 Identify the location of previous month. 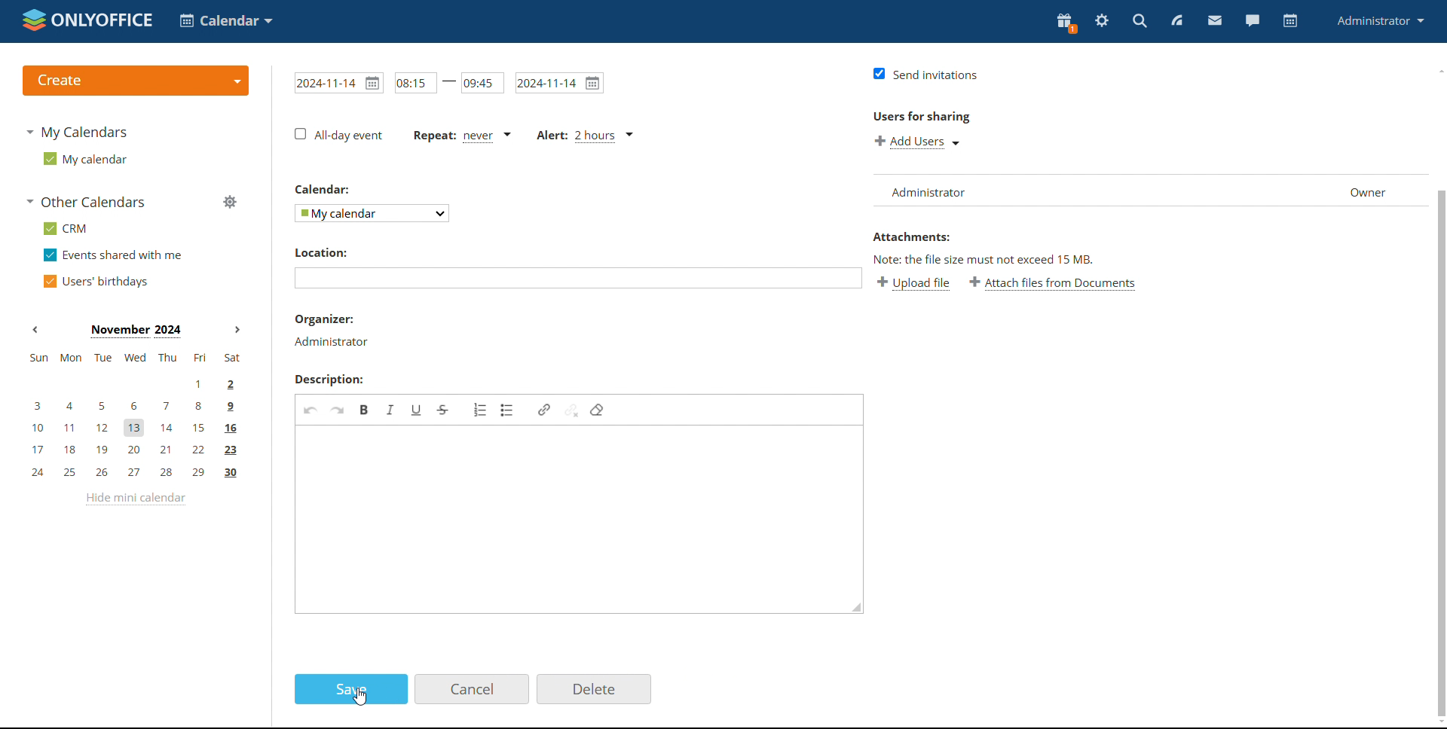
(35, 329).